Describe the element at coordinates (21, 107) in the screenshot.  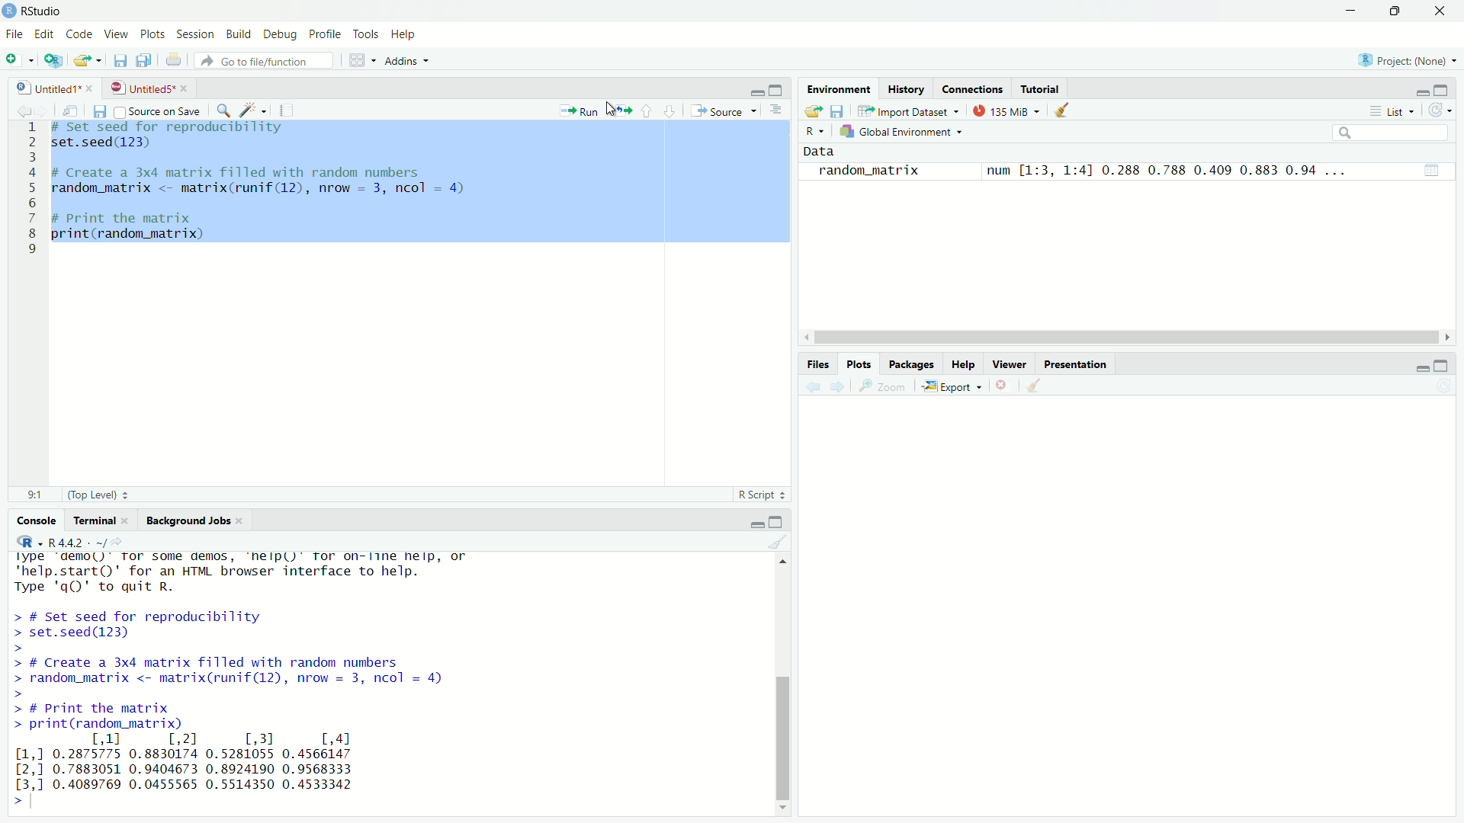
I see `back` at that location.